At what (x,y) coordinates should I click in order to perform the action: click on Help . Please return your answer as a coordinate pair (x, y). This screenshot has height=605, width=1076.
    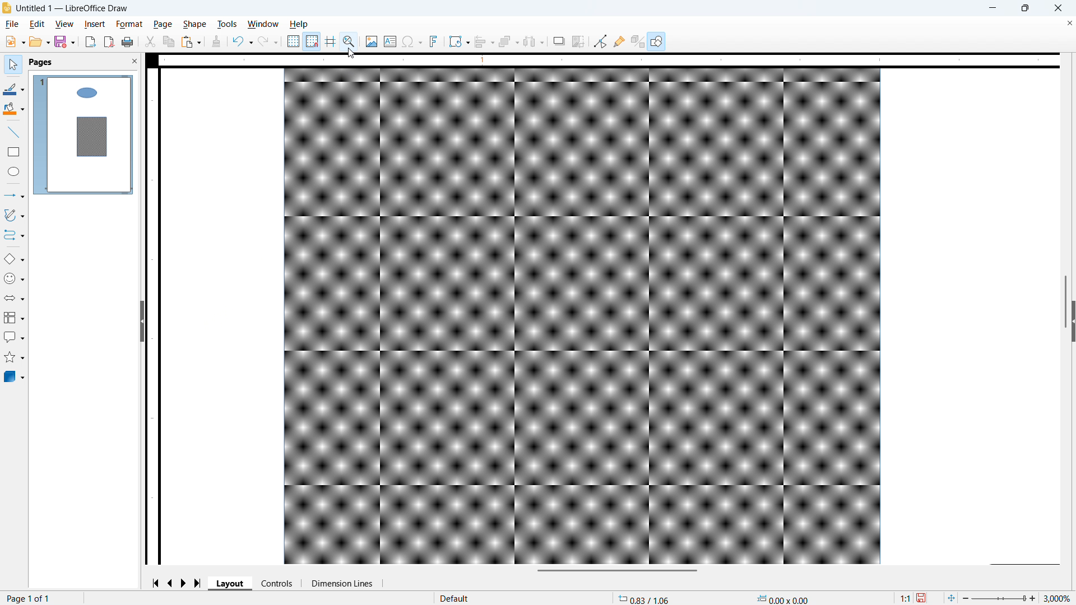
    Looking at the image, I should click on (299, 25).